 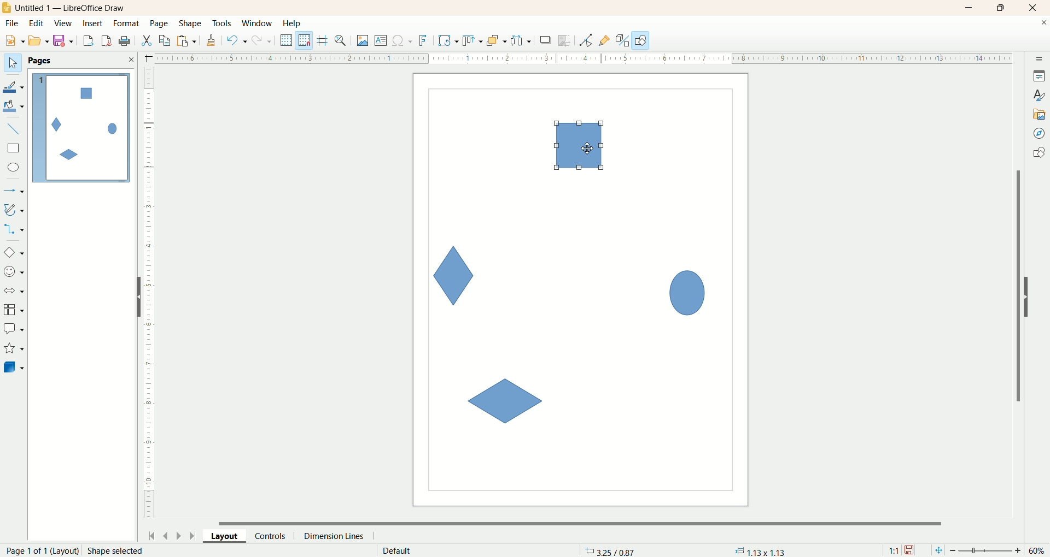 What do you see at coordinates (14, 229) in the screenshot?
I see `connectors` at bounding box center [14, 229].